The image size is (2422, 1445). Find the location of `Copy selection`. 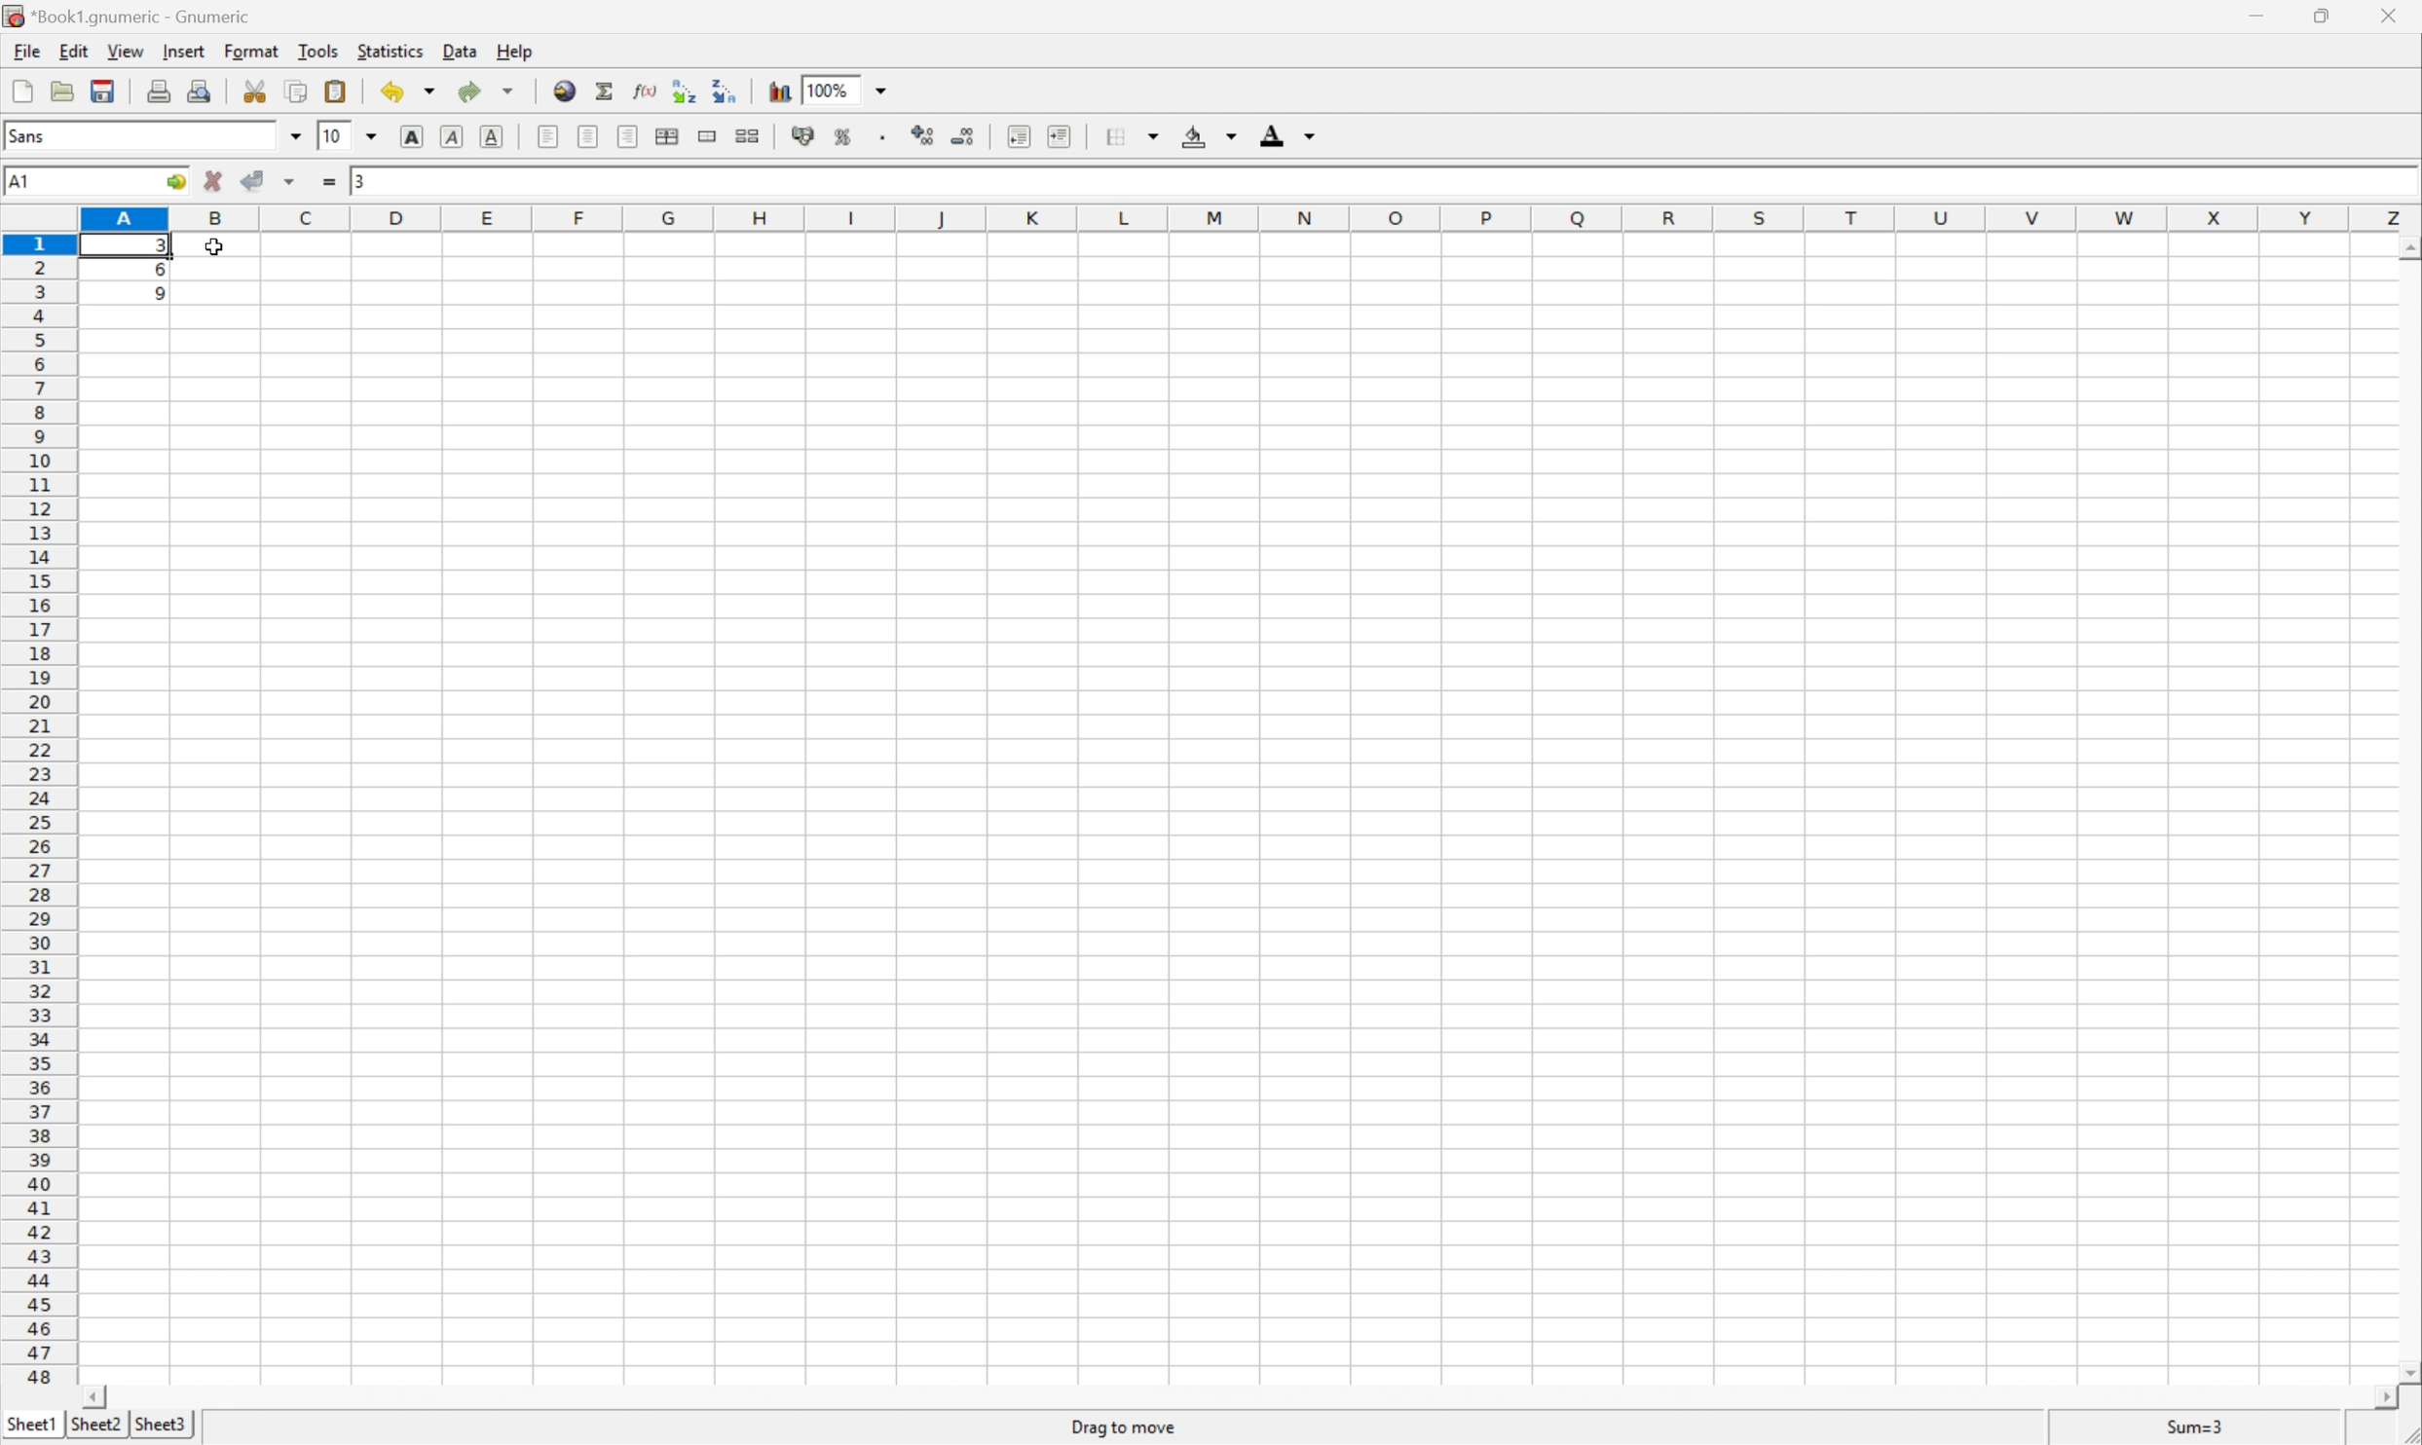

Copy selection is located at coordinates (298, 91).